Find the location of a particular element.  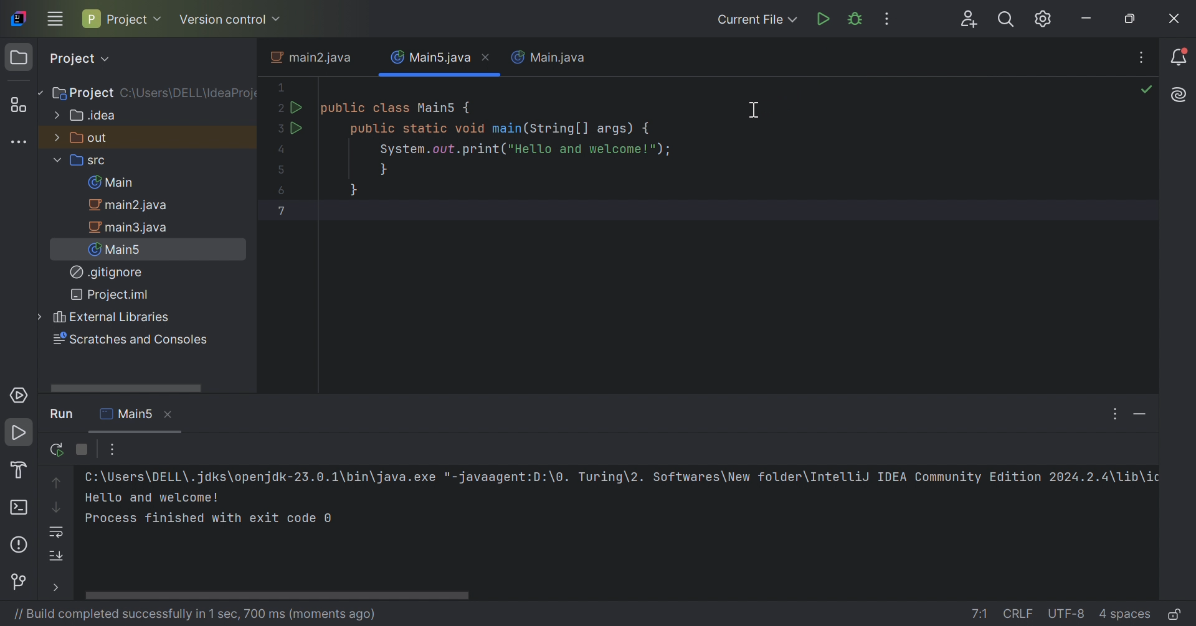

Search Everywhere is located at coordinates (1007, 19).